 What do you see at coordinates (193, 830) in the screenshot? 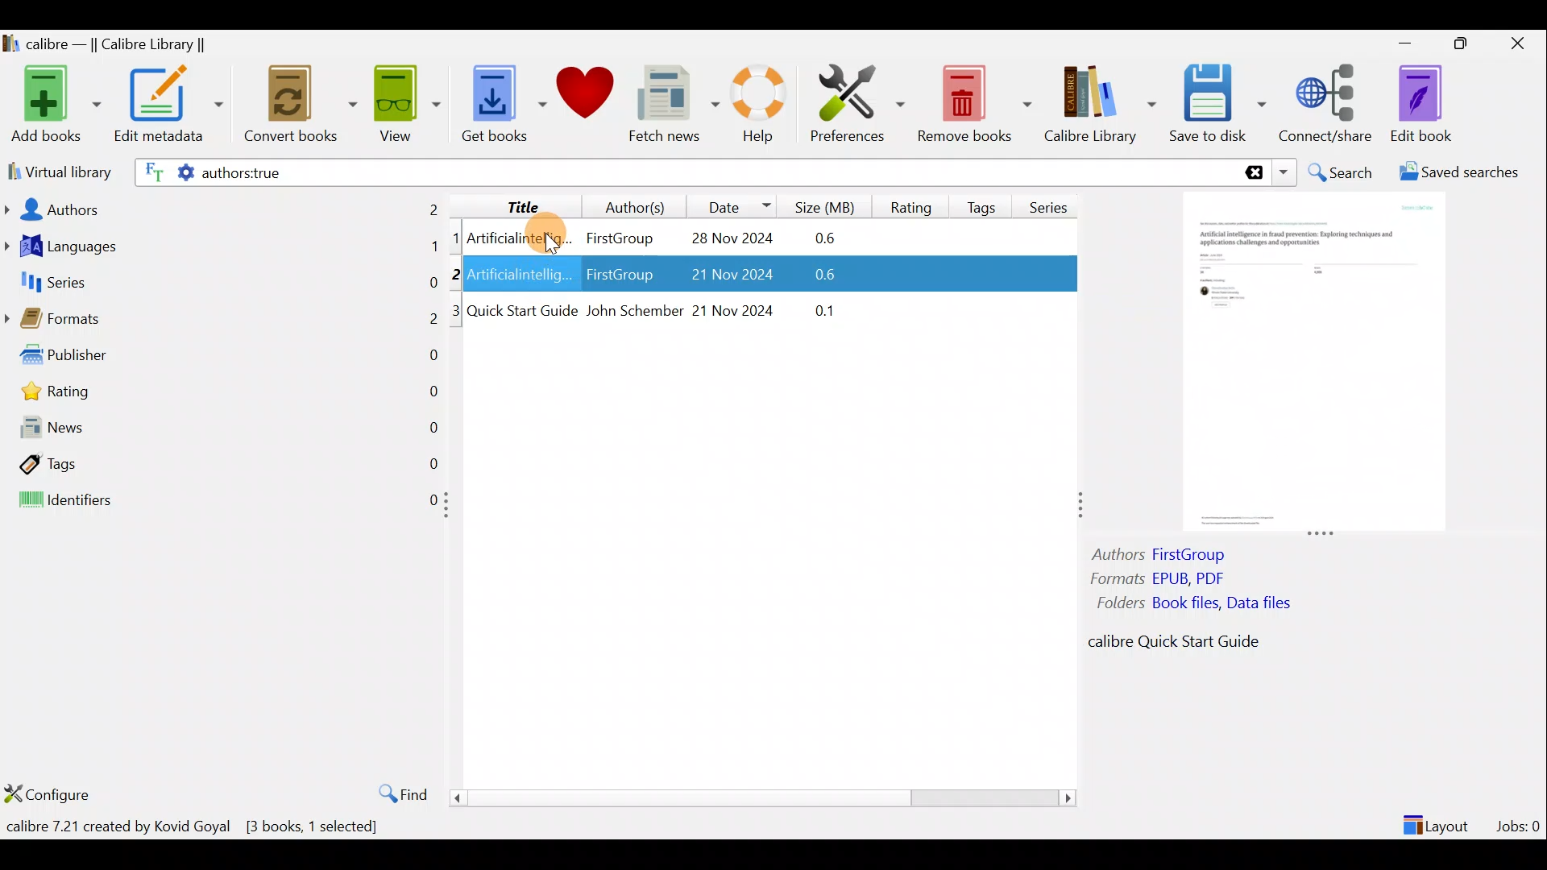
I see `calibre 7.21 created by Kovid Goyal [3 books, 1 selected]` at bounding box center [193, 830].